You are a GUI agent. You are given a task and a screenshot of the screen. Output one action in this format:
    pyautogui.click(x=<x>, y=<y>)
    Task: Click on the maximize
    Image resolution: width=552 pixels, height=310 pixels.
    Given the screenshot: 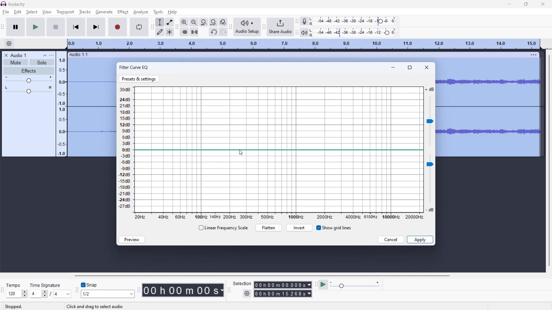 What is the action you would take?
    pyautogui.click(x=526, y=4)
    